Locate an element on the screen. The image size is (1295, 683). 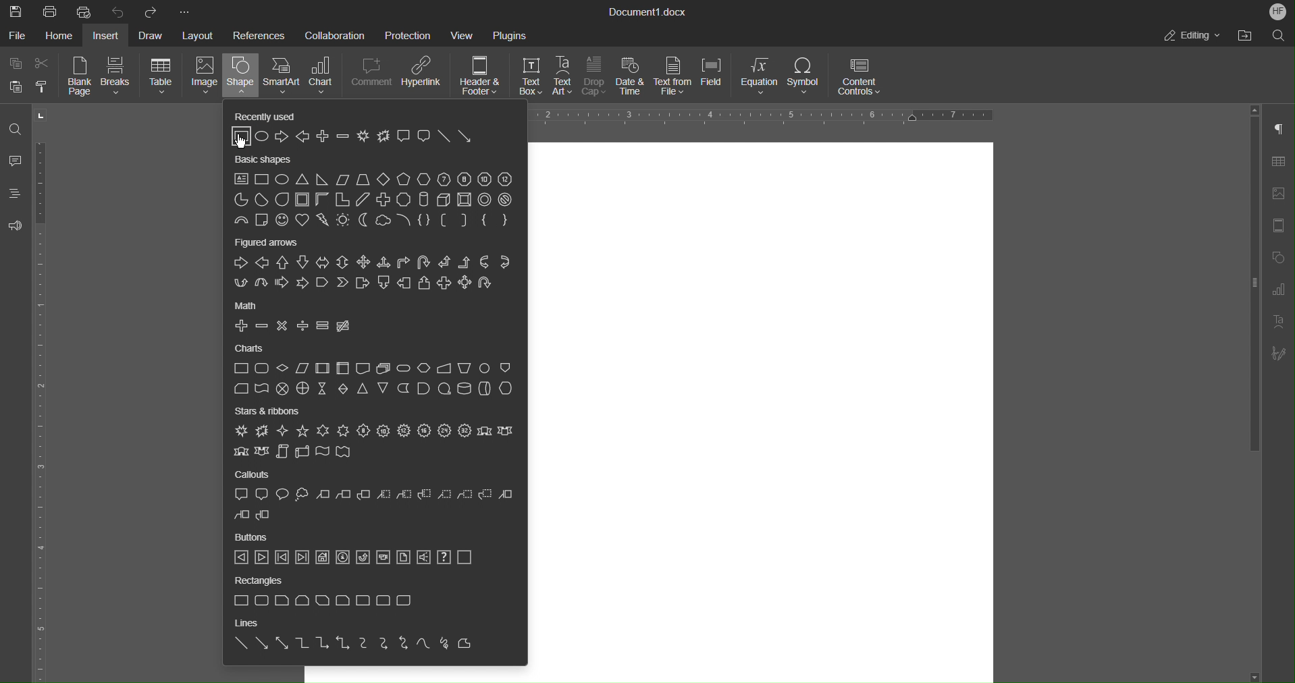
Horizontal Ruler is located at coordinates (46, 411).